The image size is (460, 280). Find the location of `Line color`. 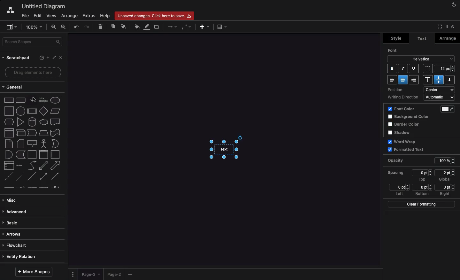

Line color is located at coordinates (146, 27).